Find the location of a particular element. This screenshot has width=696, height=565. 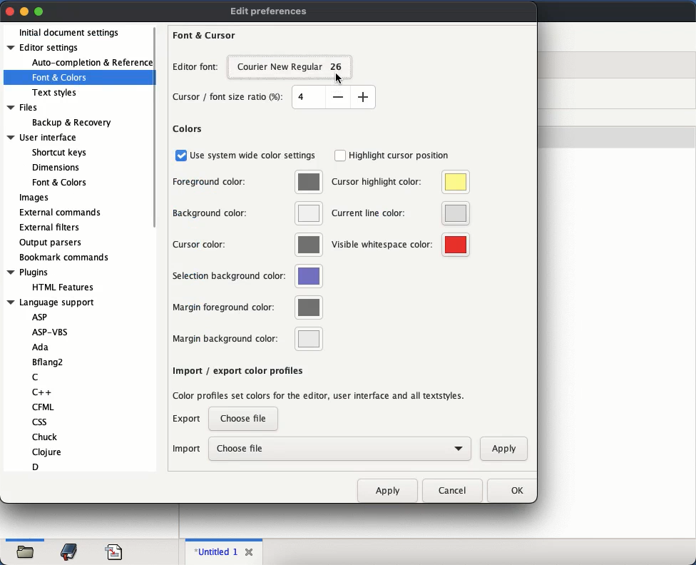

color is located at coordinates (309, 244).